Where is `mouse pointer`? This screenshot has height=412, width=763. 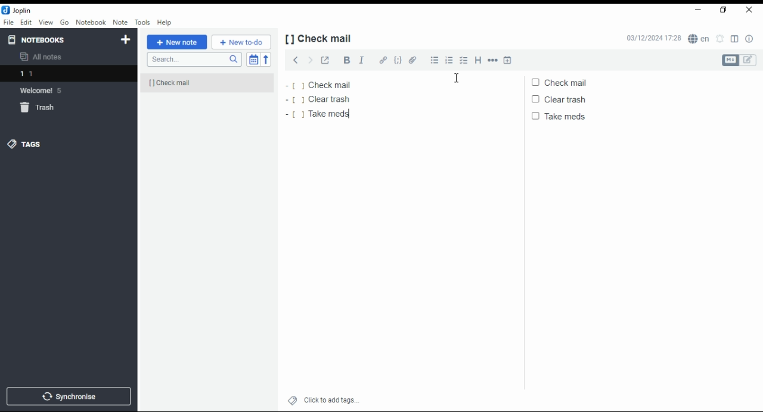 mouse pointer is located at coordinates (455, 77).